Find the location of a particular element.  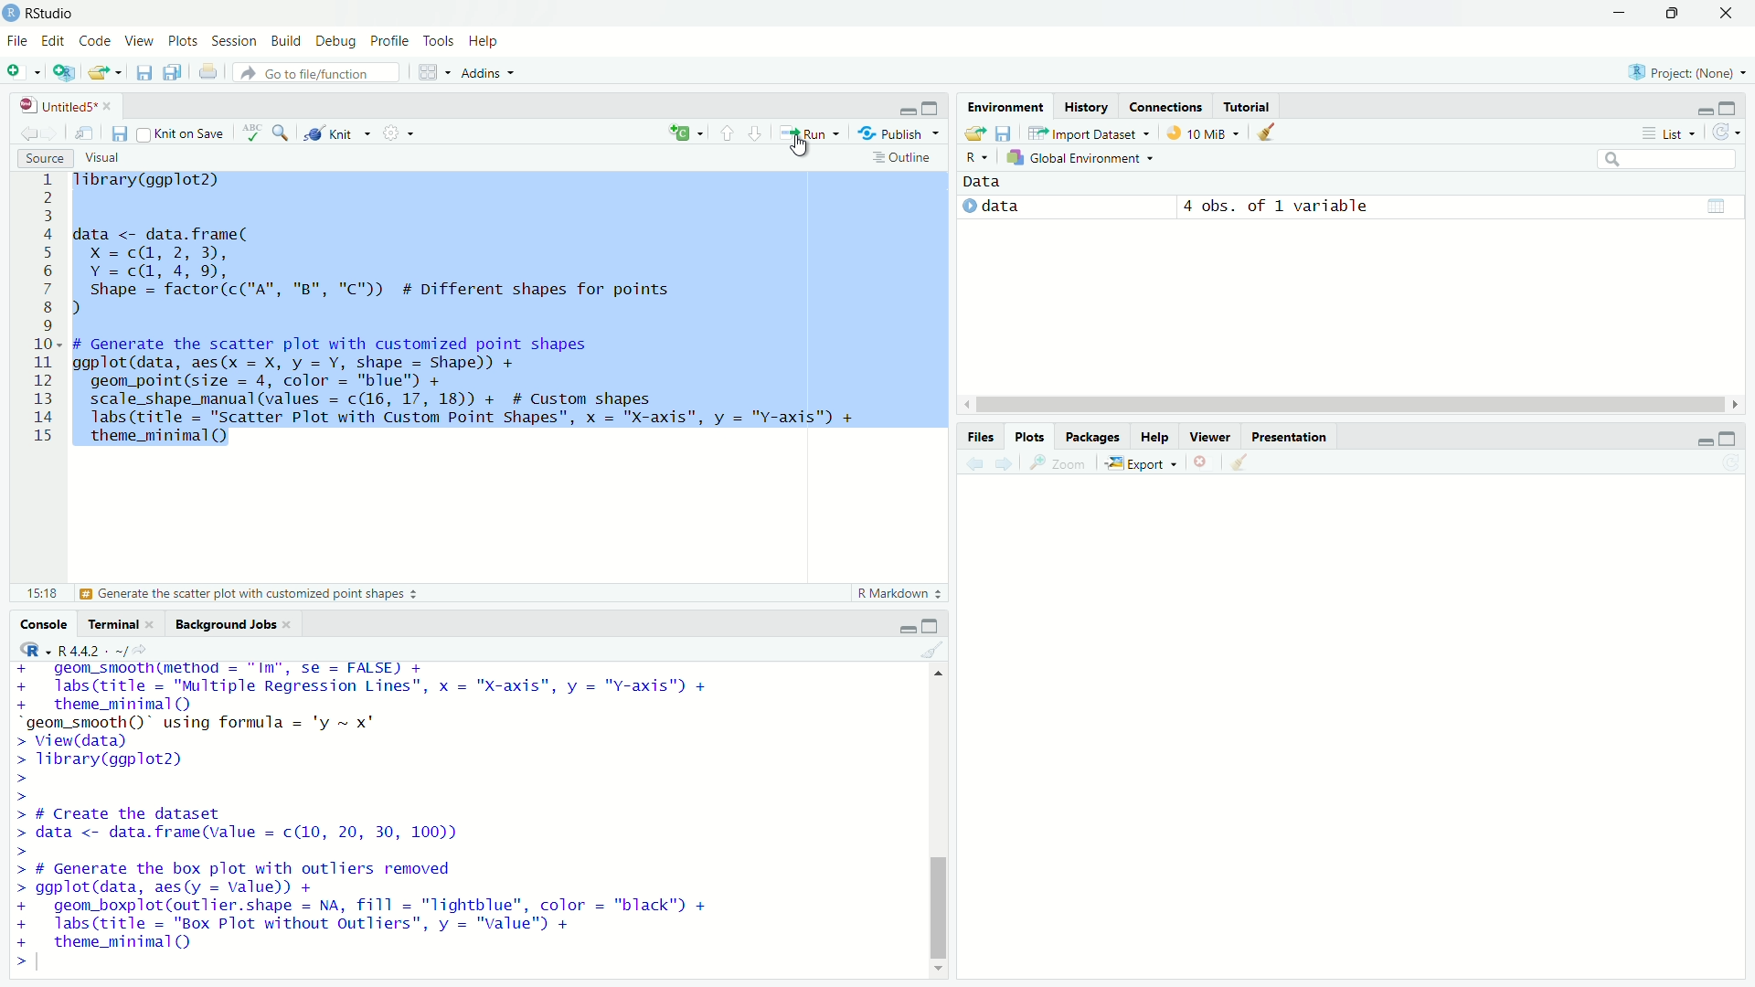

horizontal scroll bar is located at coordinates (1351, 404).